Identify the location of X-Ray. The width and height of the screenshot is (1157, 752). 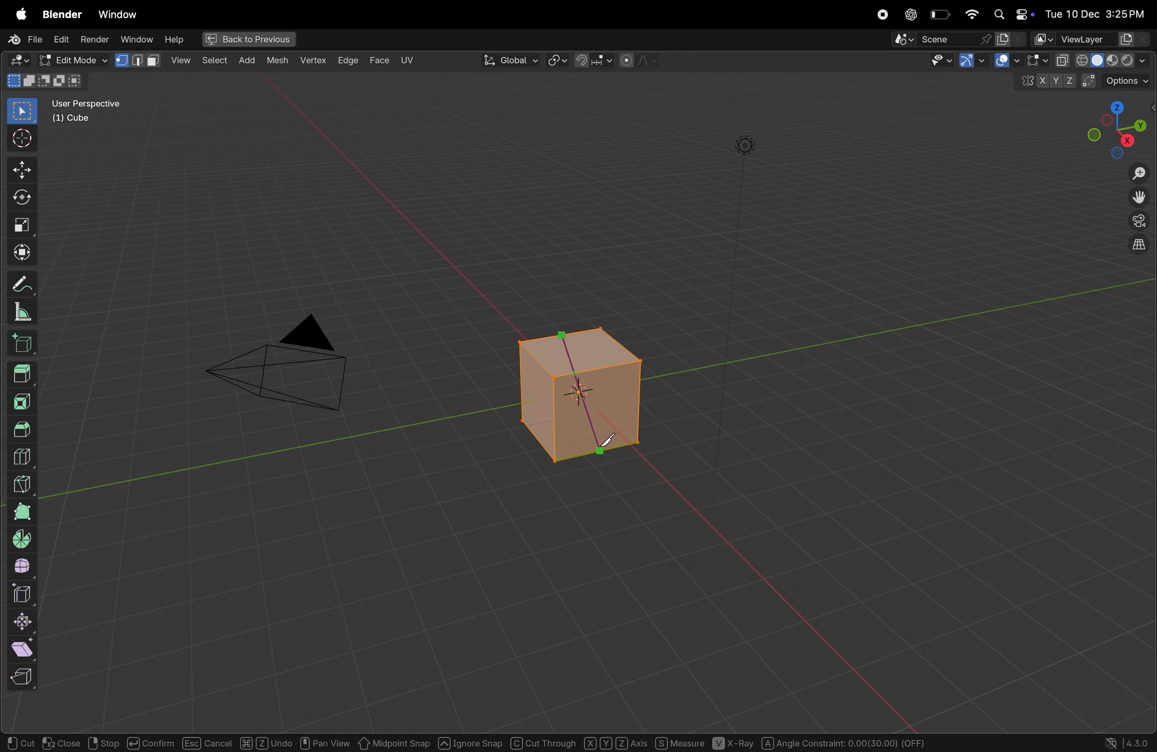
(734, 744).